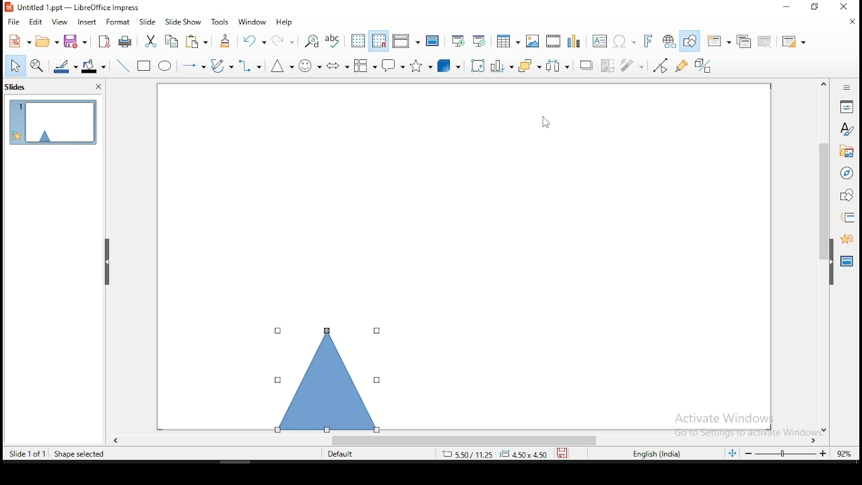 The image size is (862, 485). I want to click on special characters, so click(623, 41).